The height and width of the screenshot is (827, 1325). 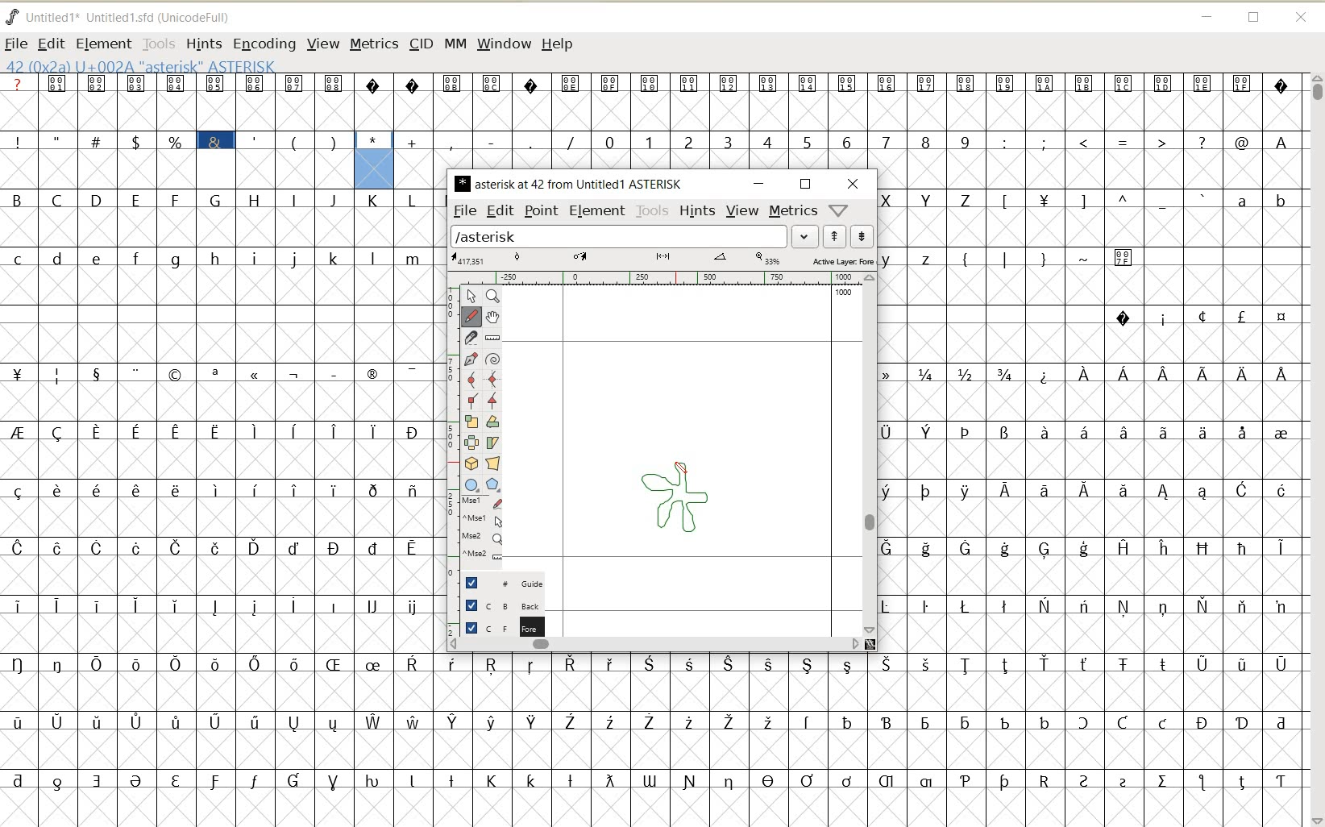 I want to click on ENCODING, so click(x=264, y=44).